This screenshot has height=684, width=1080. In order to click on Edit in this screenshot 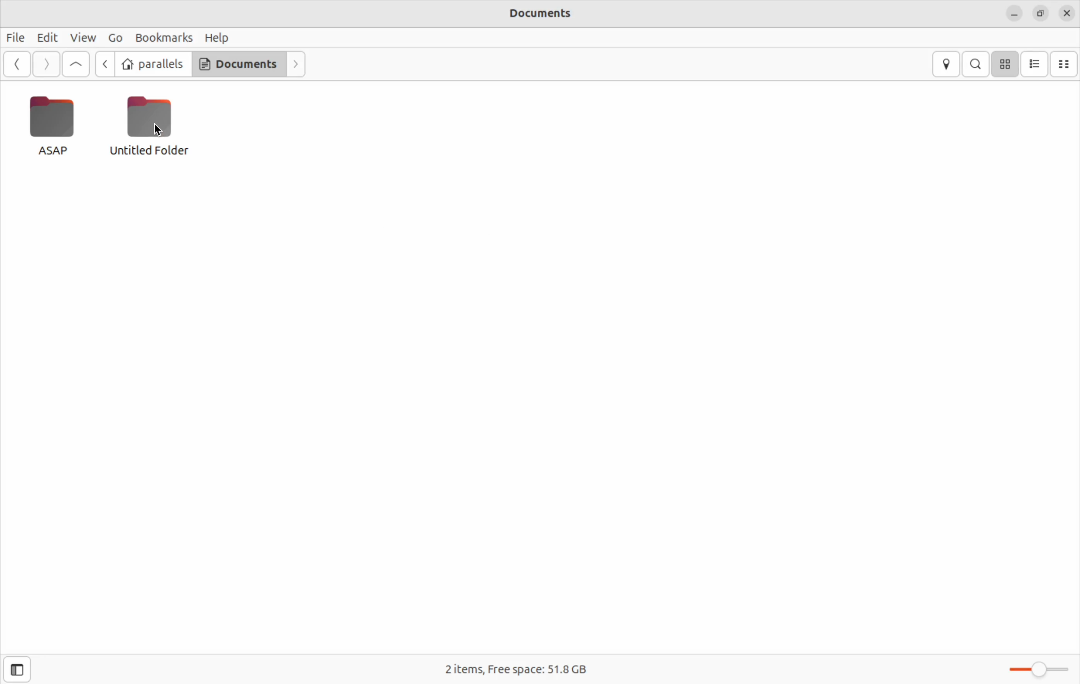, I will do `click(47, 37)`.